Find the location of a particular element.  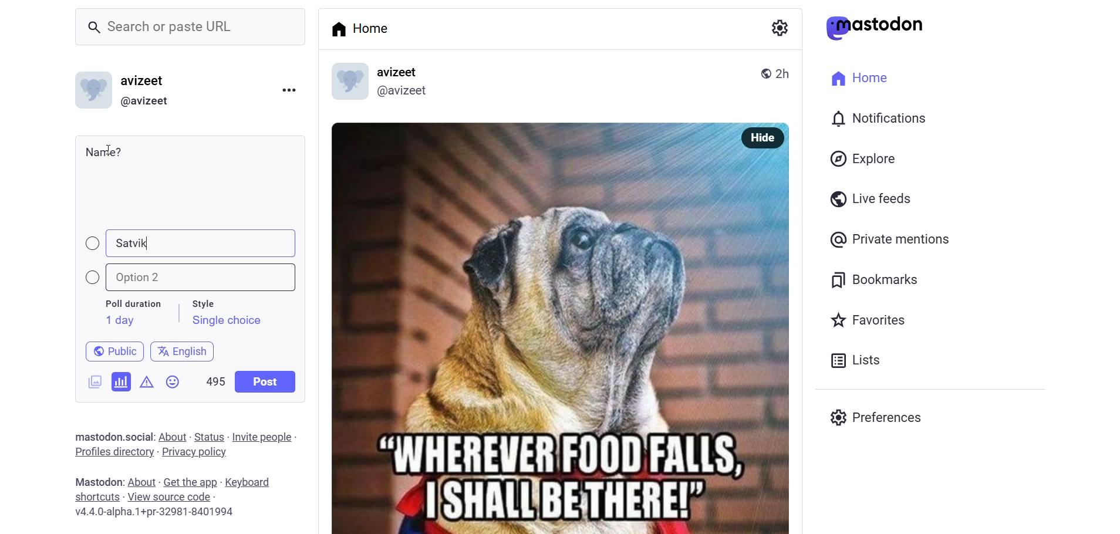

poll is located at coordinates (122, 381).